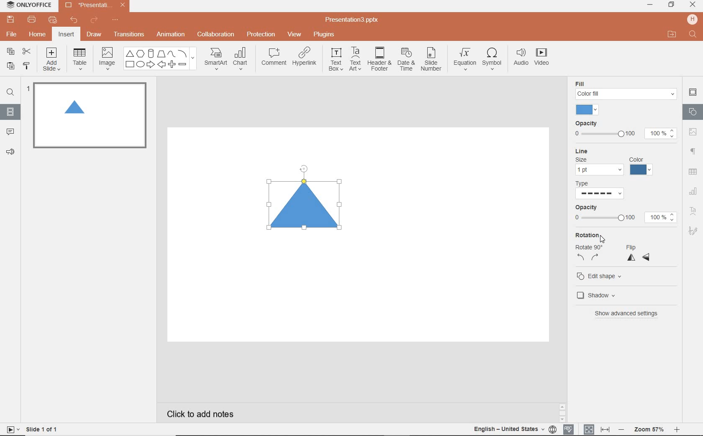 The width and height of the screenshot is (703, 436). What do you see at coordinates (677, 431) in the screenshot?
I see `zoom in` at bounding box center [677, 431].